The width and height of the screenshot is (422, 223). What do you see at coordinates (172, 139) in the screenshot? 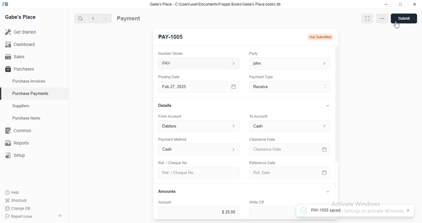
I see `‘Payment Method` at bounding box center [172, 139].